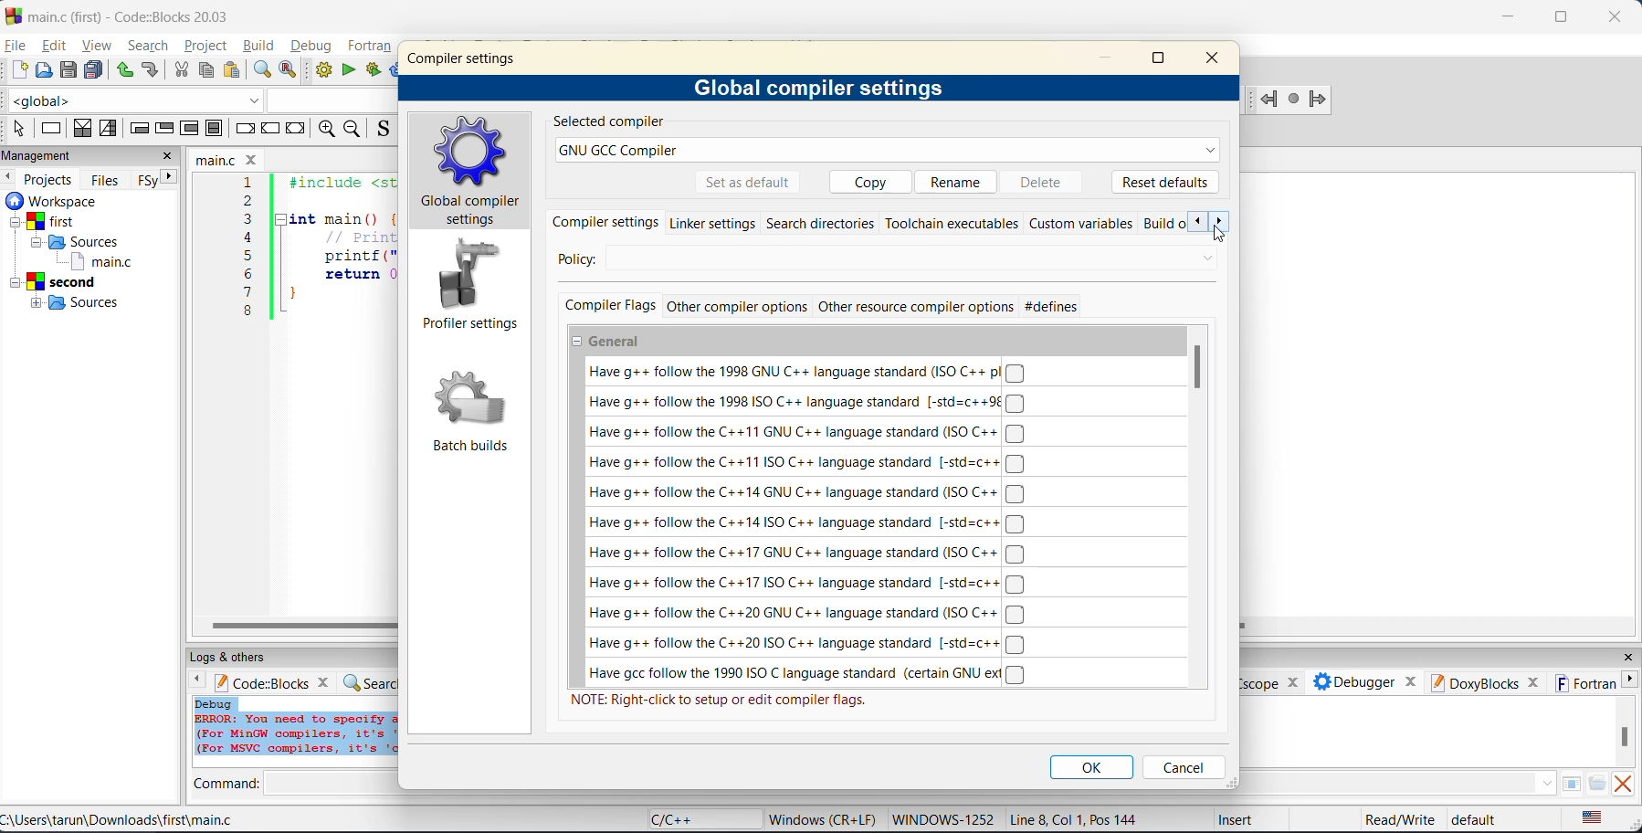 This screenshot has width=1642, height=833. Describe the element at coordinates (810, 674) in the screenshot. I see `Have gcc follow the 1990 1SO C language standard certain GNU ext` at that location.